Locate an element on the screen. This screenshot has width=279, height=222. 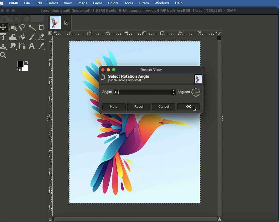
Smudge tool is located at coordinates (12, 46).